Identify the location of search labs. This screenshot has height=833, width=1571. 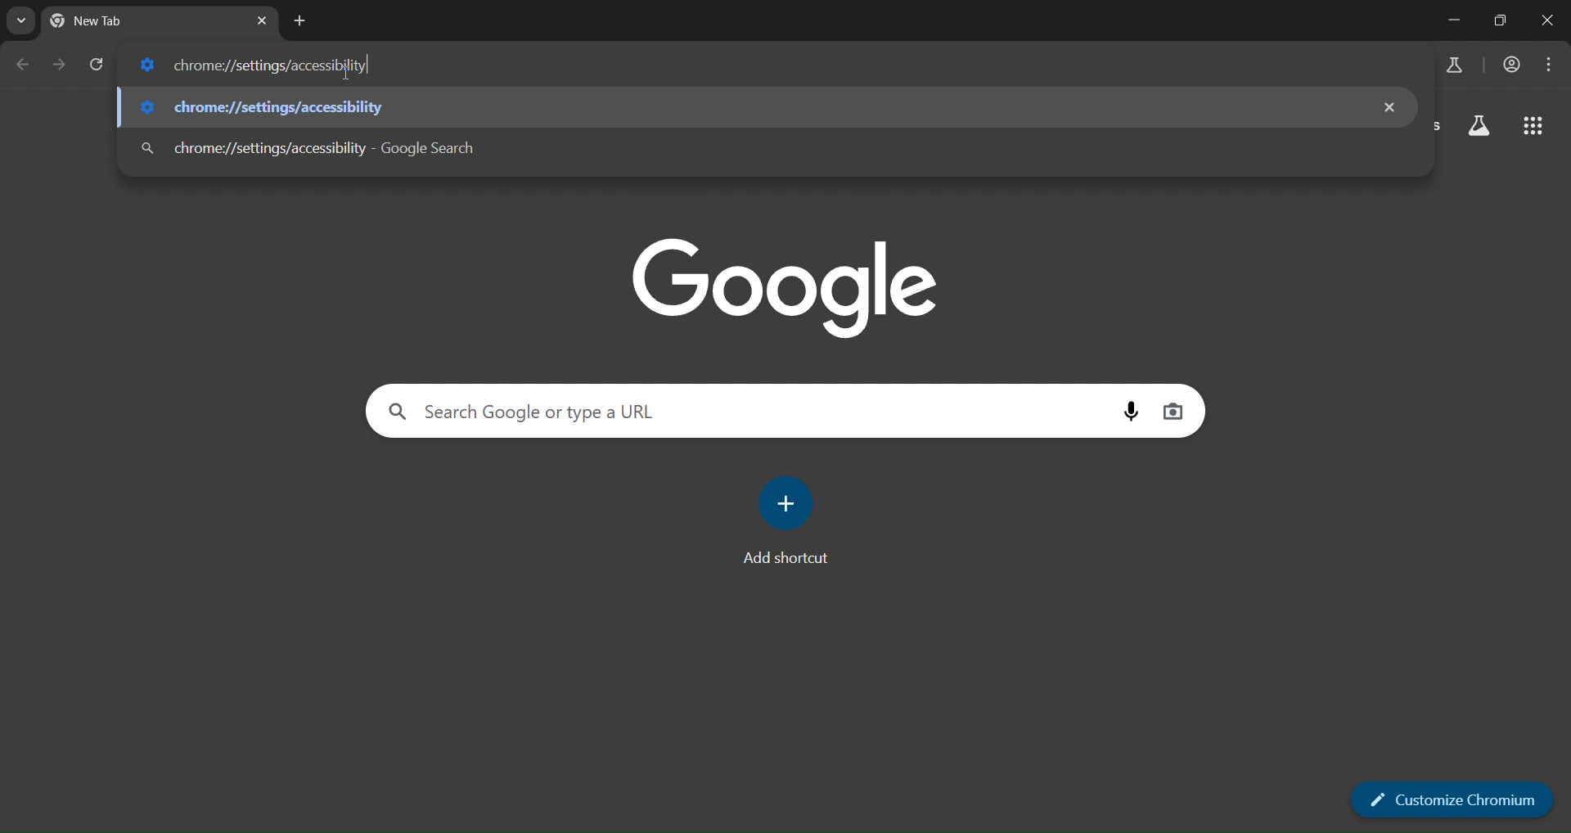
(1476, 127).